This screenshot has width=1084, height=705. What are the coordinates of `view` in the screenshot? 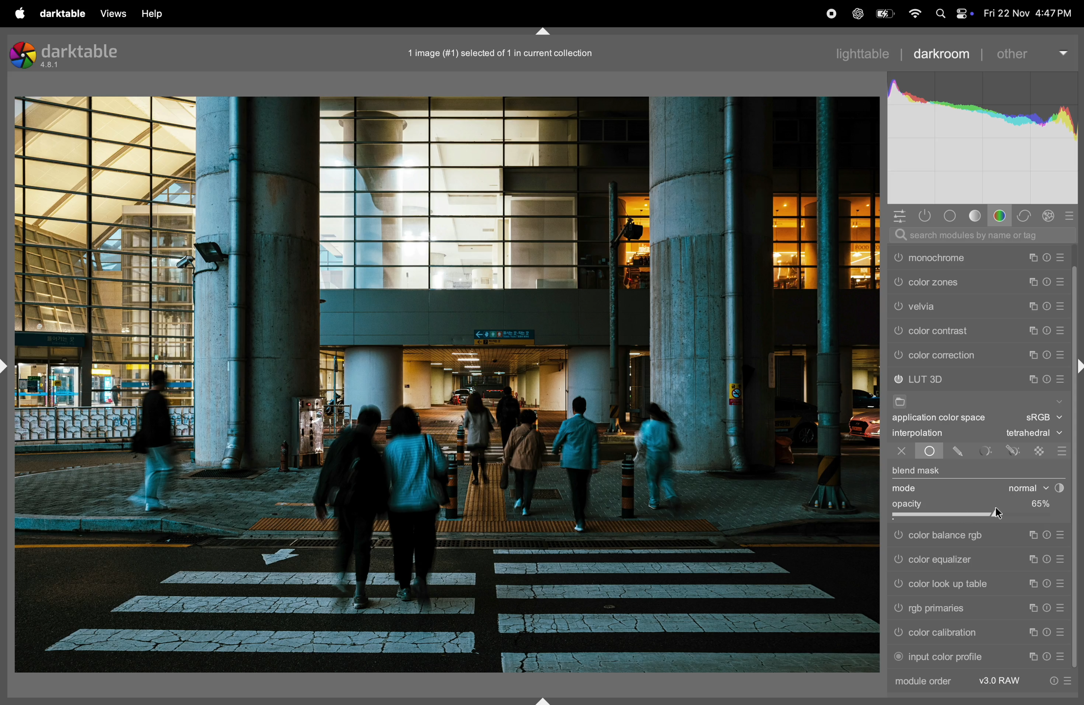 It's located at (158, 14).